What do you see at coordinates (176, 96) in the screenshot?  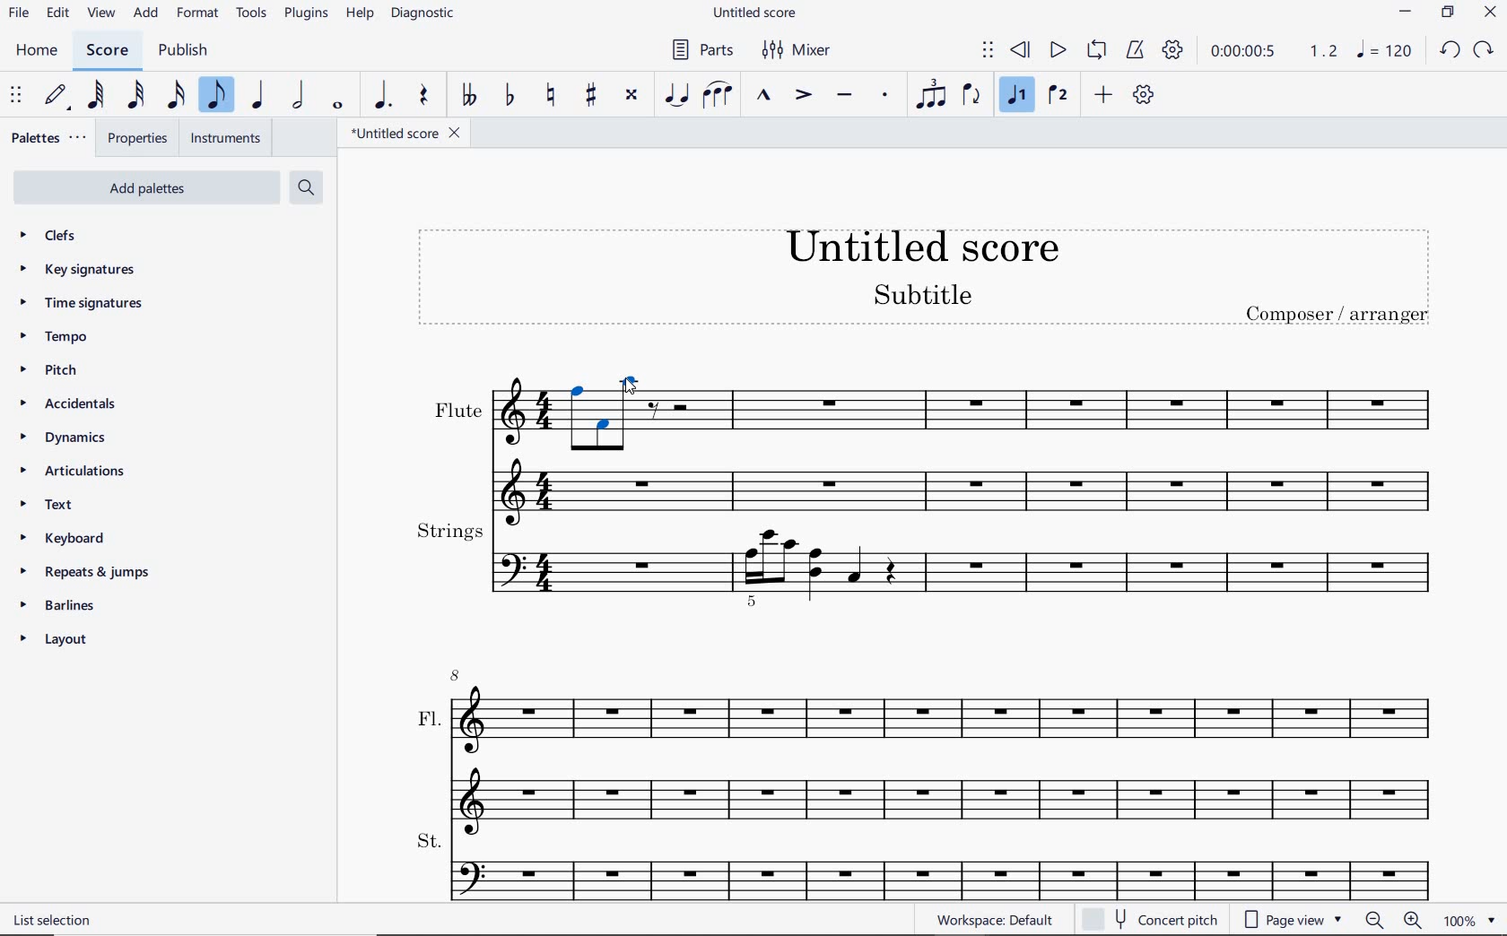 I see `16TH NOTE` at bounding box center [176, 96].